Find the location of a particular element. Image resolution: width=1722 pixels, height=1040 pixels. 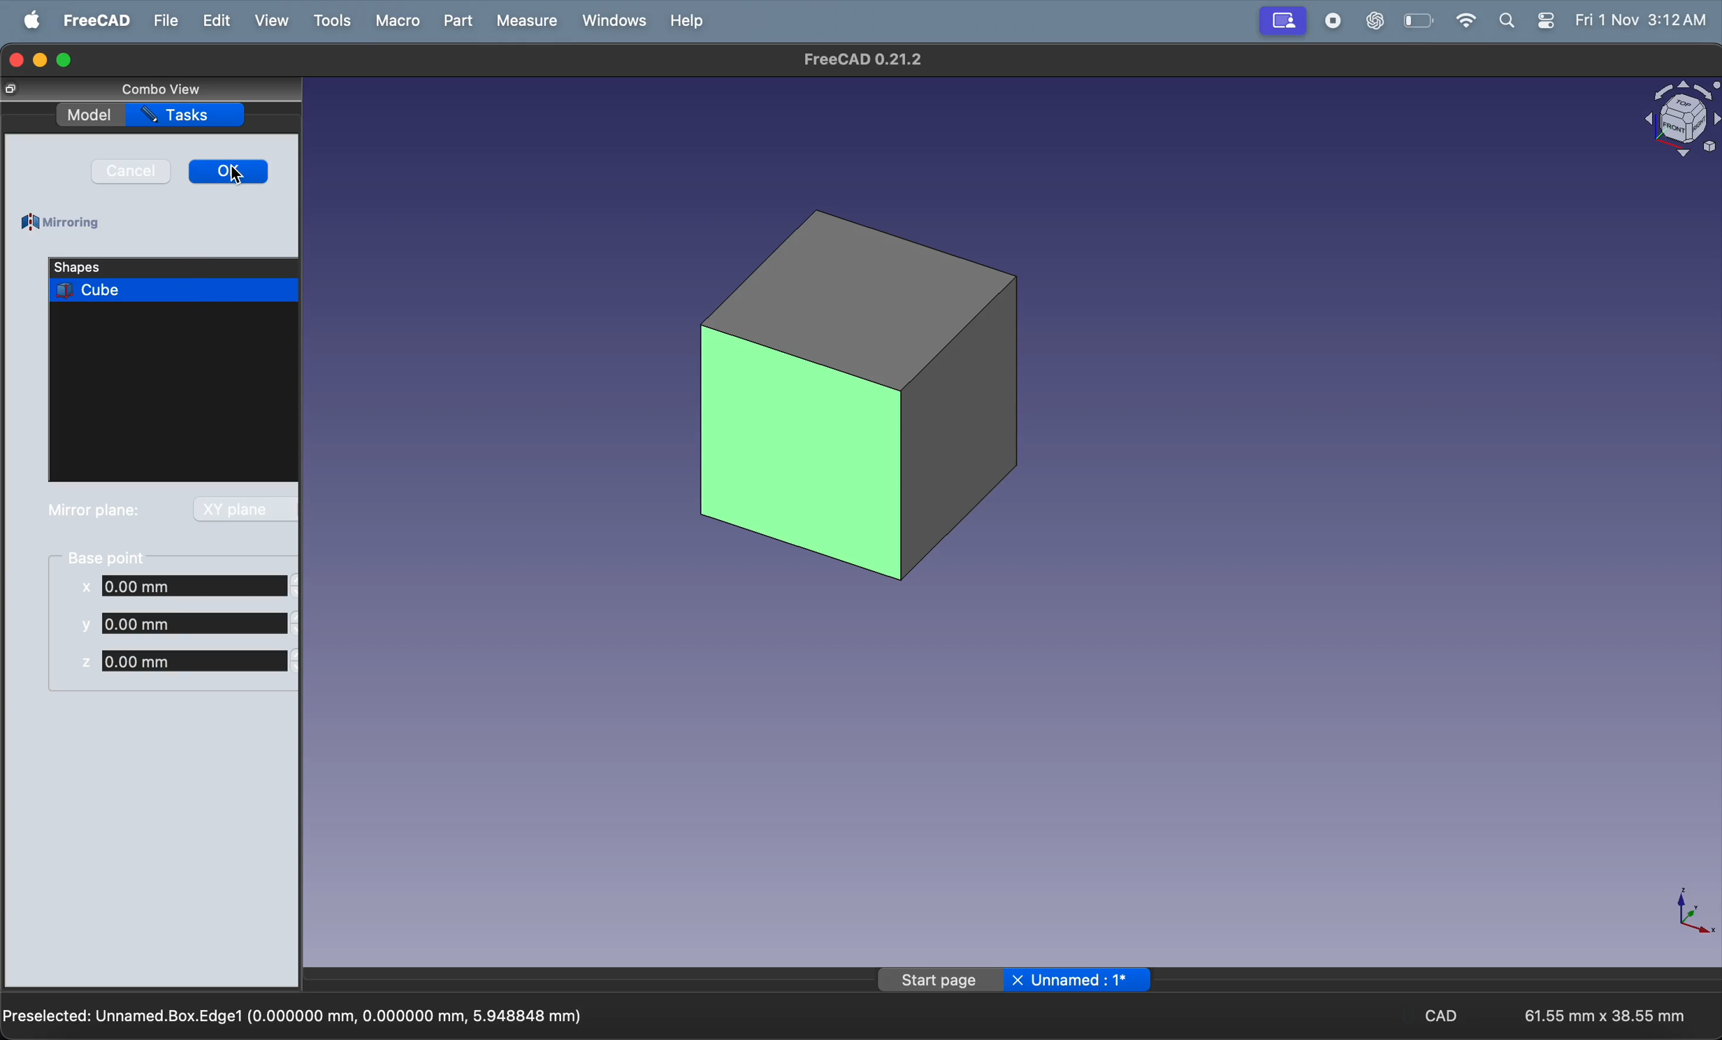

okay is located at coordinates (230, 172).